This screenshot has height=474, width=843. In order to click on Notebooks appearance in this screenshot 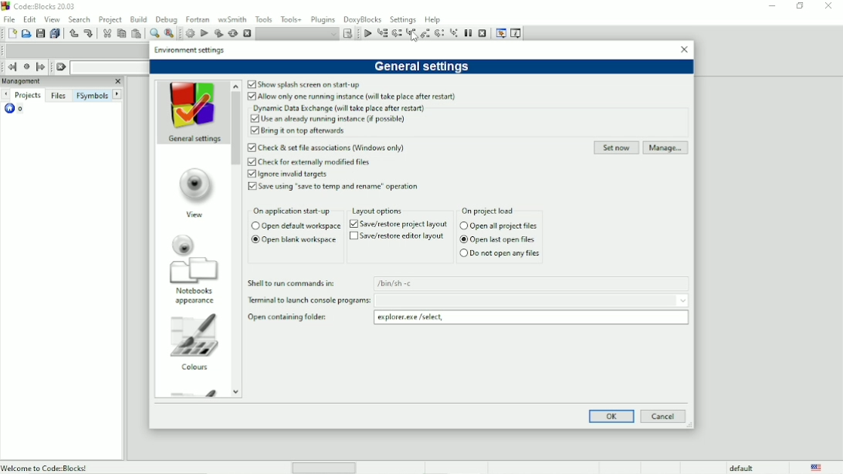, I will do `click(192, 270)`.